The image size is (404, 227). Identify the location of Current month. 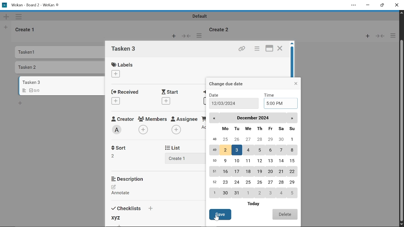
(252, 118).